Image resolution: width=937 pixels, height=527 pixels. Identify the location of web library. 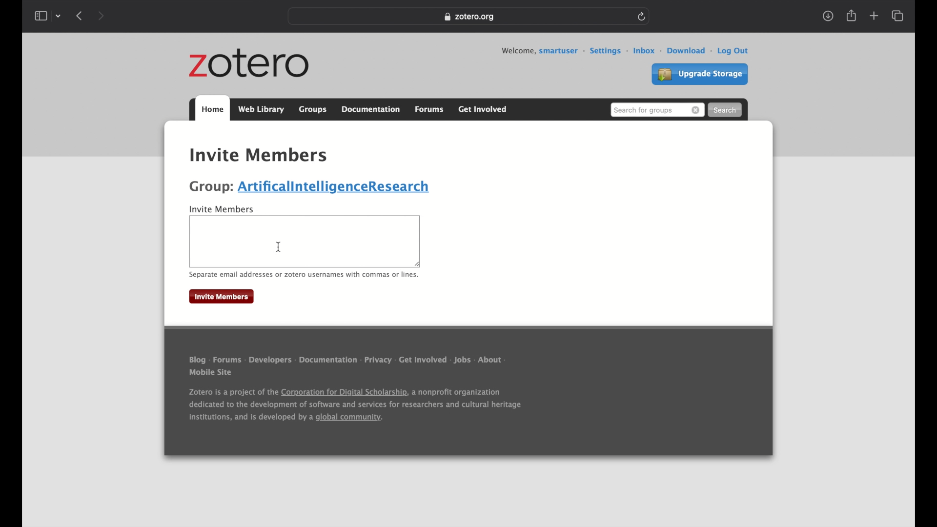
(261, 109).